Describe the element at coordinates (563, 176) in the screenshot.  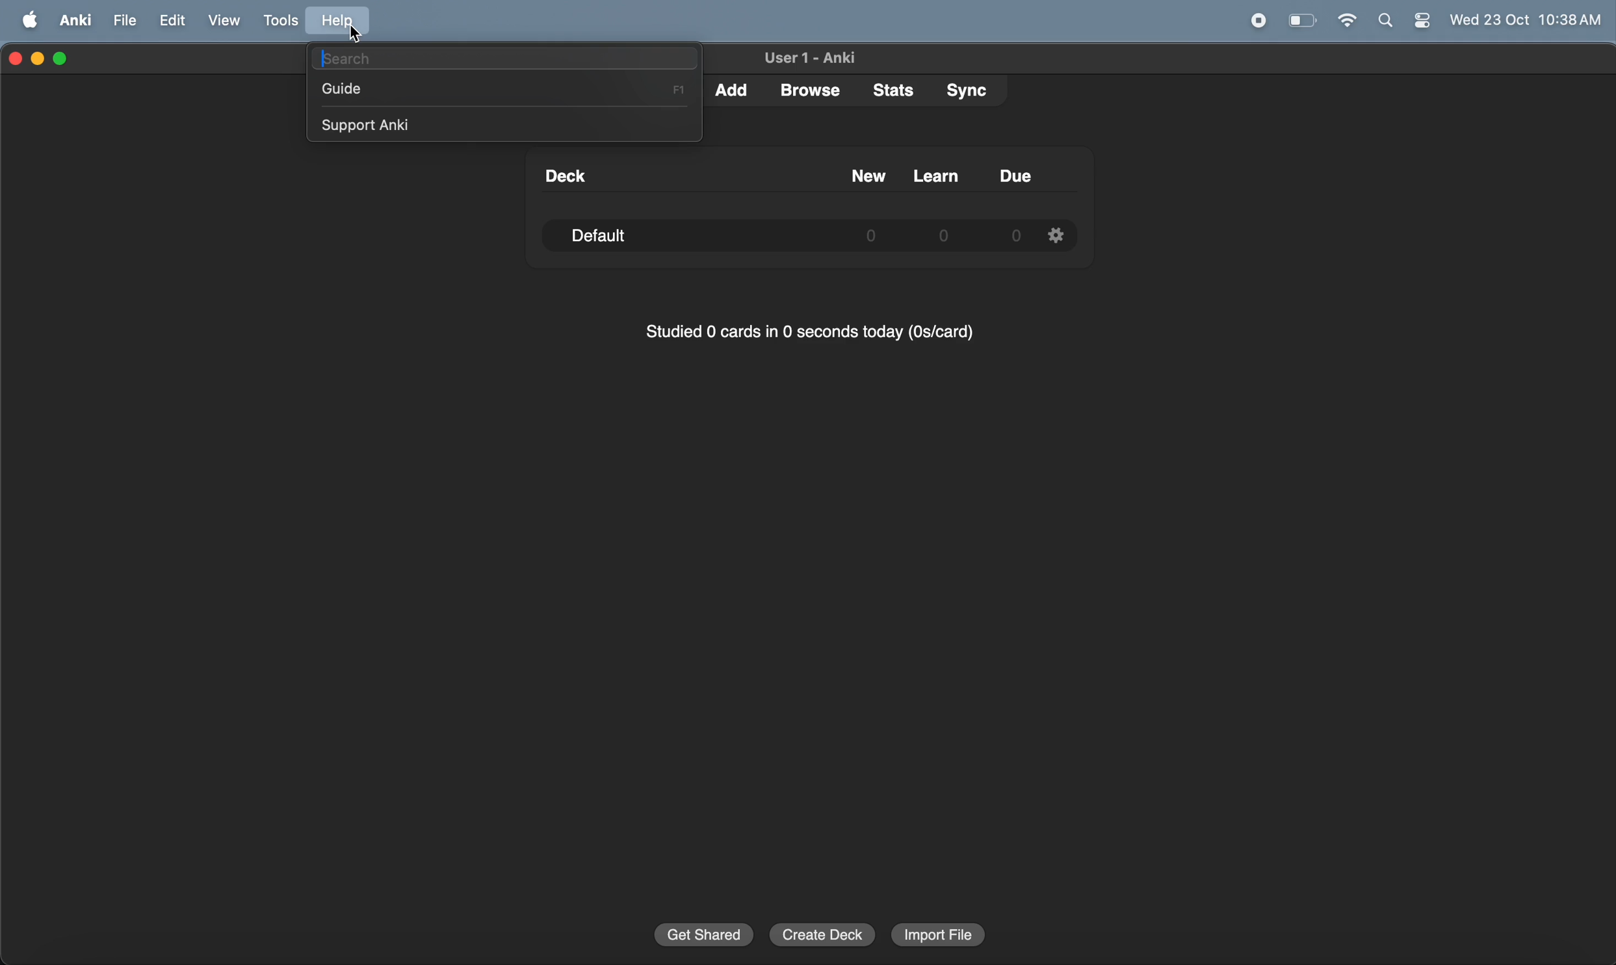
I see `deck` at that location.